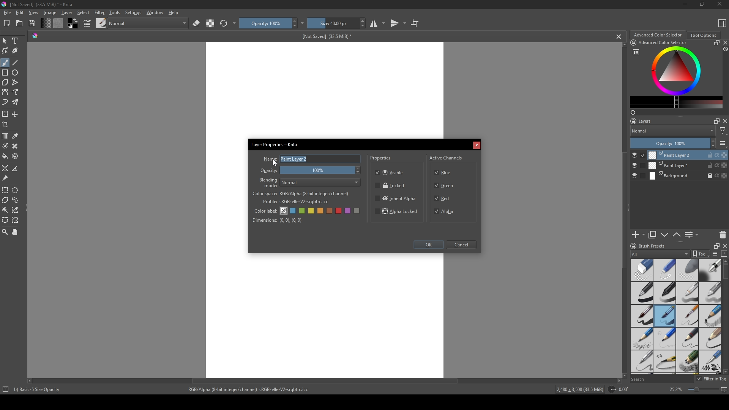 This screenshot has width=729, height=410. Describe the element at coordinates (623, 44) in the screenshot. I see `scroll up` at that location.